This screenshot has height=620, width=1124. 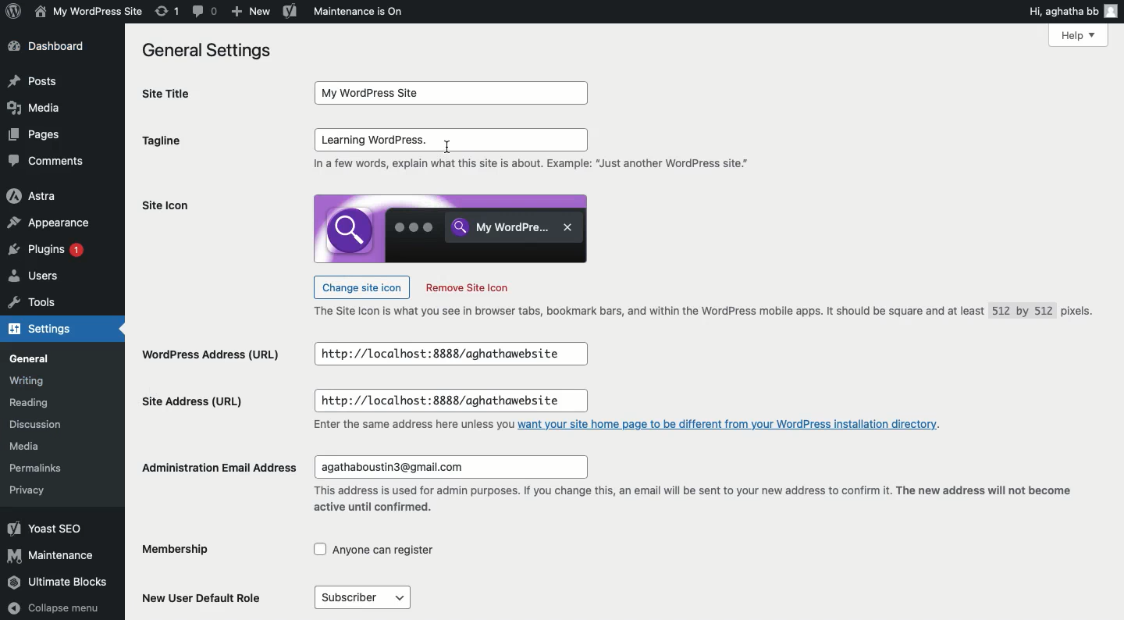 What do you see at coordinates (528, 162) in the screenshot?
I see `In a few words, explain what this site is about. Example: “Just another WordPress site”` at bounding box center [528, 162].